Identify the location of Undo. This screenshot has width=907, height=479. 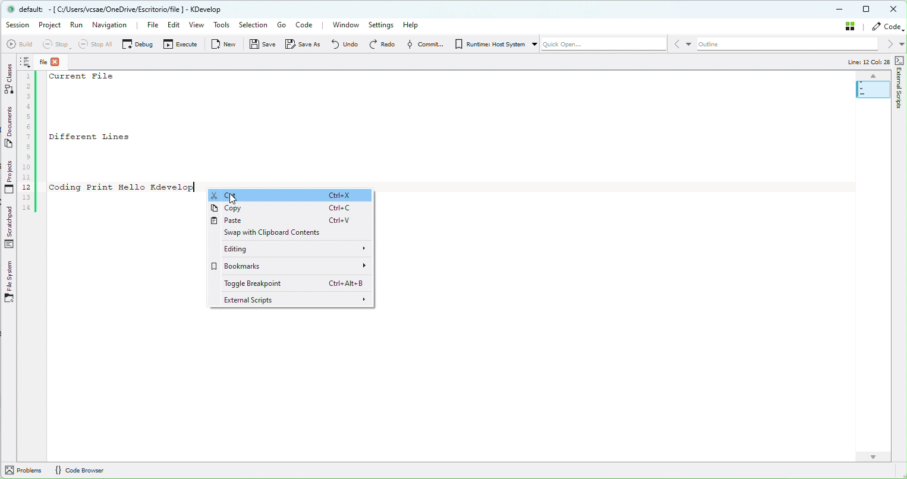
(341, 45).